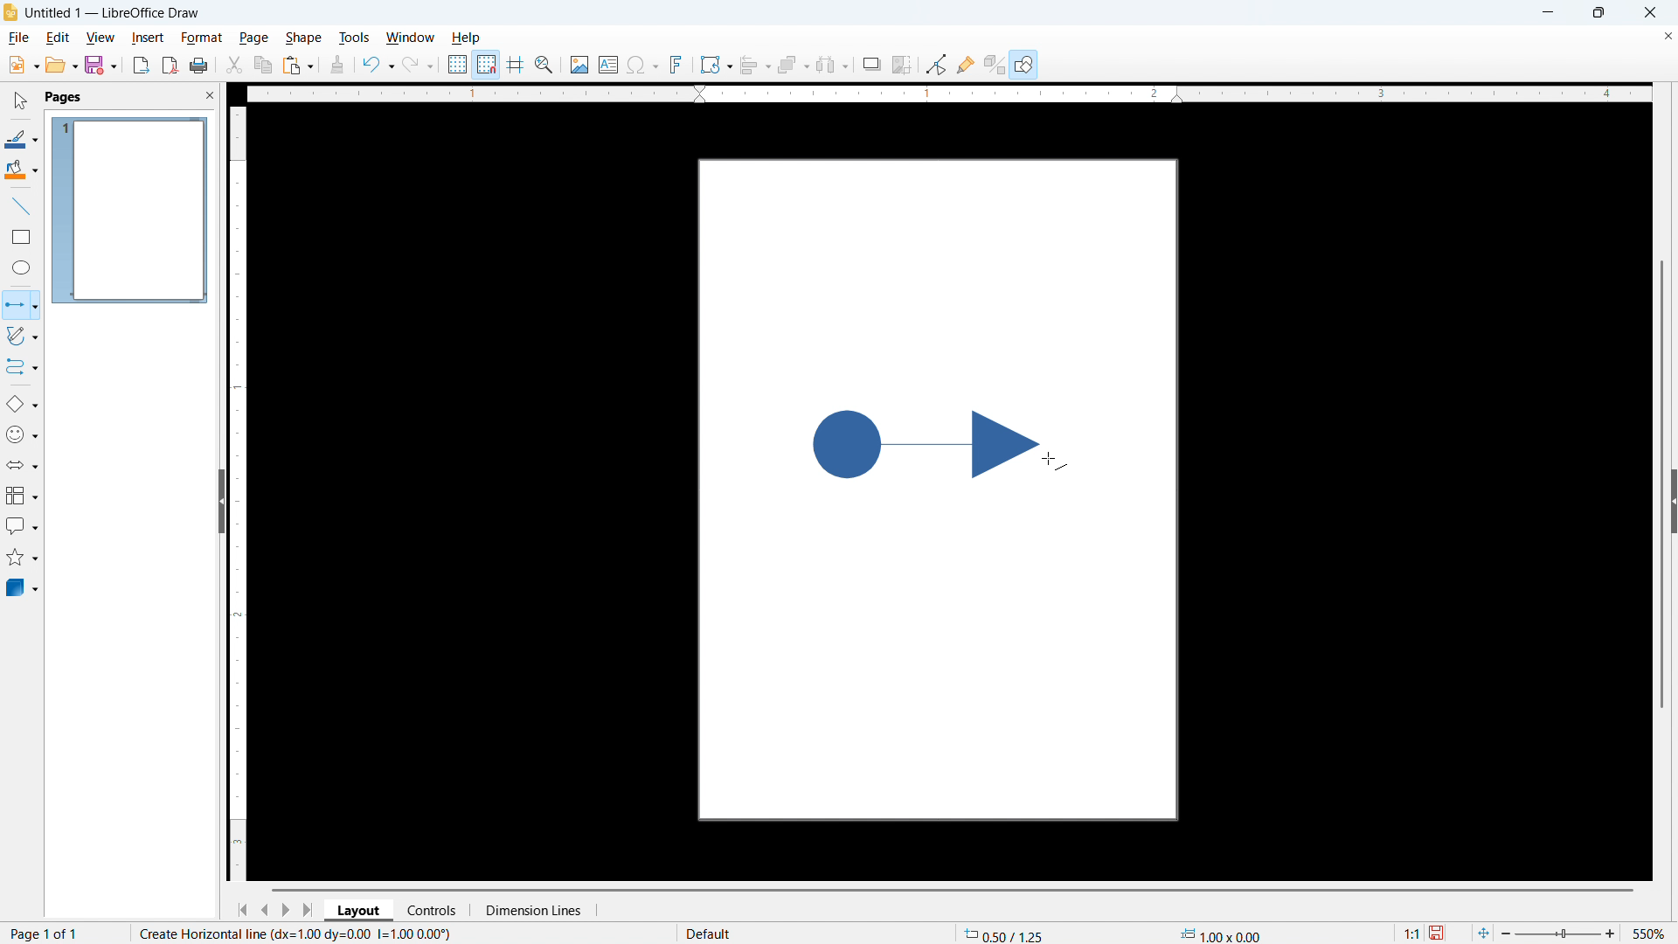 This screenshot has height=944, width=1678. What do you see at coordinates (264, 65) in the screenshot?
I see `Copy ` at bounding box center [264, 65].